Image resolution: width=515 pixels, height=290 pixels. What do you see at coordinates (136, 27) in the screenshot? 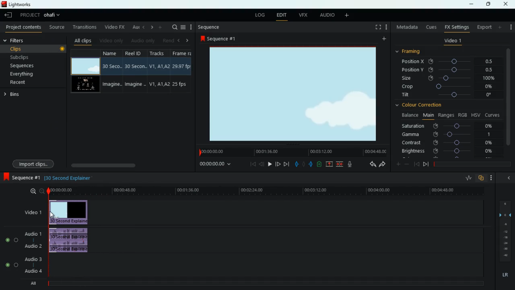
I see `au` at bounding box center [136, 27].